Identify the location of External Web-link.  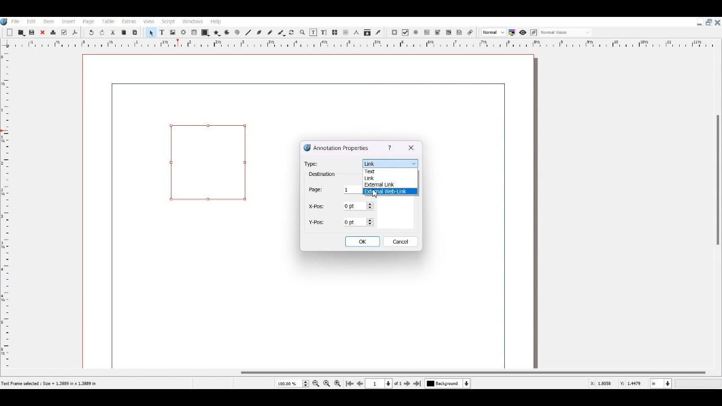
(391, 192).